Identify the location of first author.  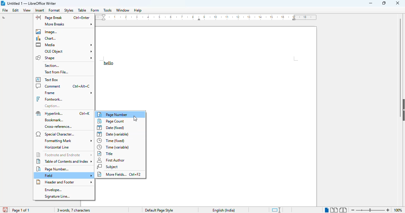
(112, 160).